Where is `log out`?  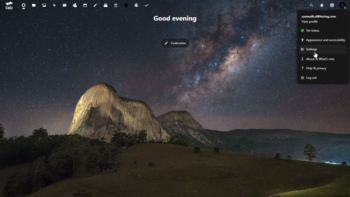 log out is located at coordinates (321, 78).